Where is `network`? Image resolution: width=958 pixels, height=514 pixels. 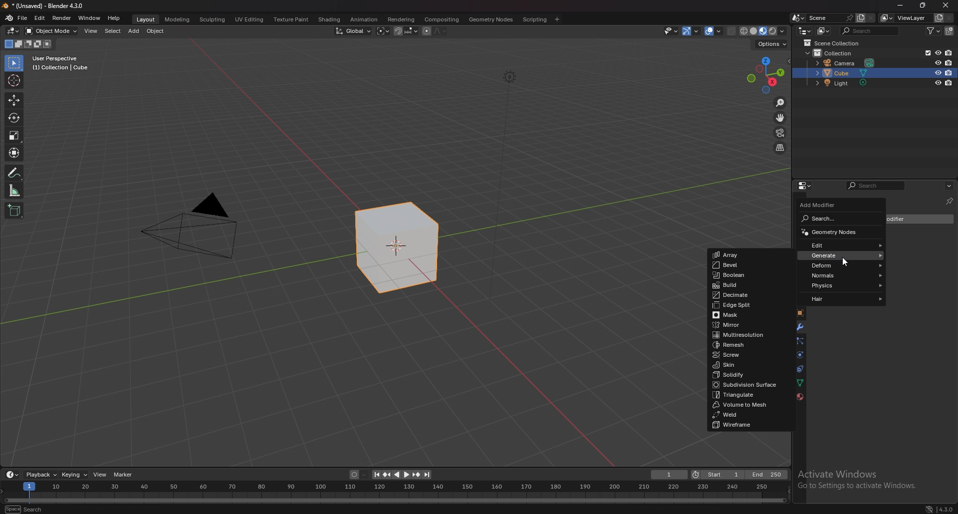
network is located at coordinates (929, 507).